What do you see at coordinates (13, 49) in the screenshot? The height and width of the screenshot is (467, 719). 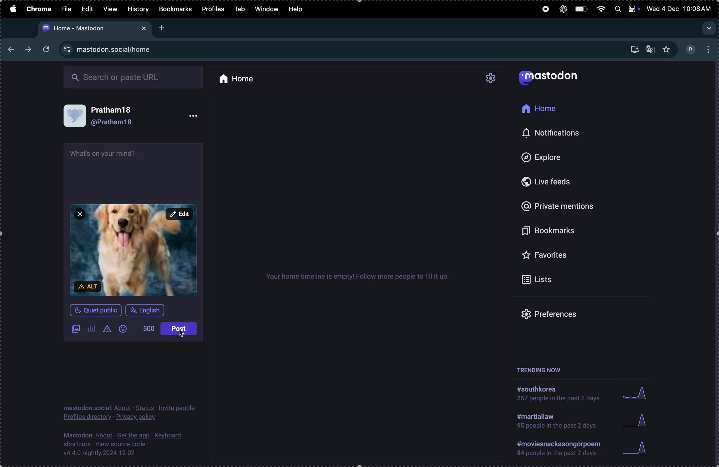 I see `previous tab` at bounding box center [13, 49].